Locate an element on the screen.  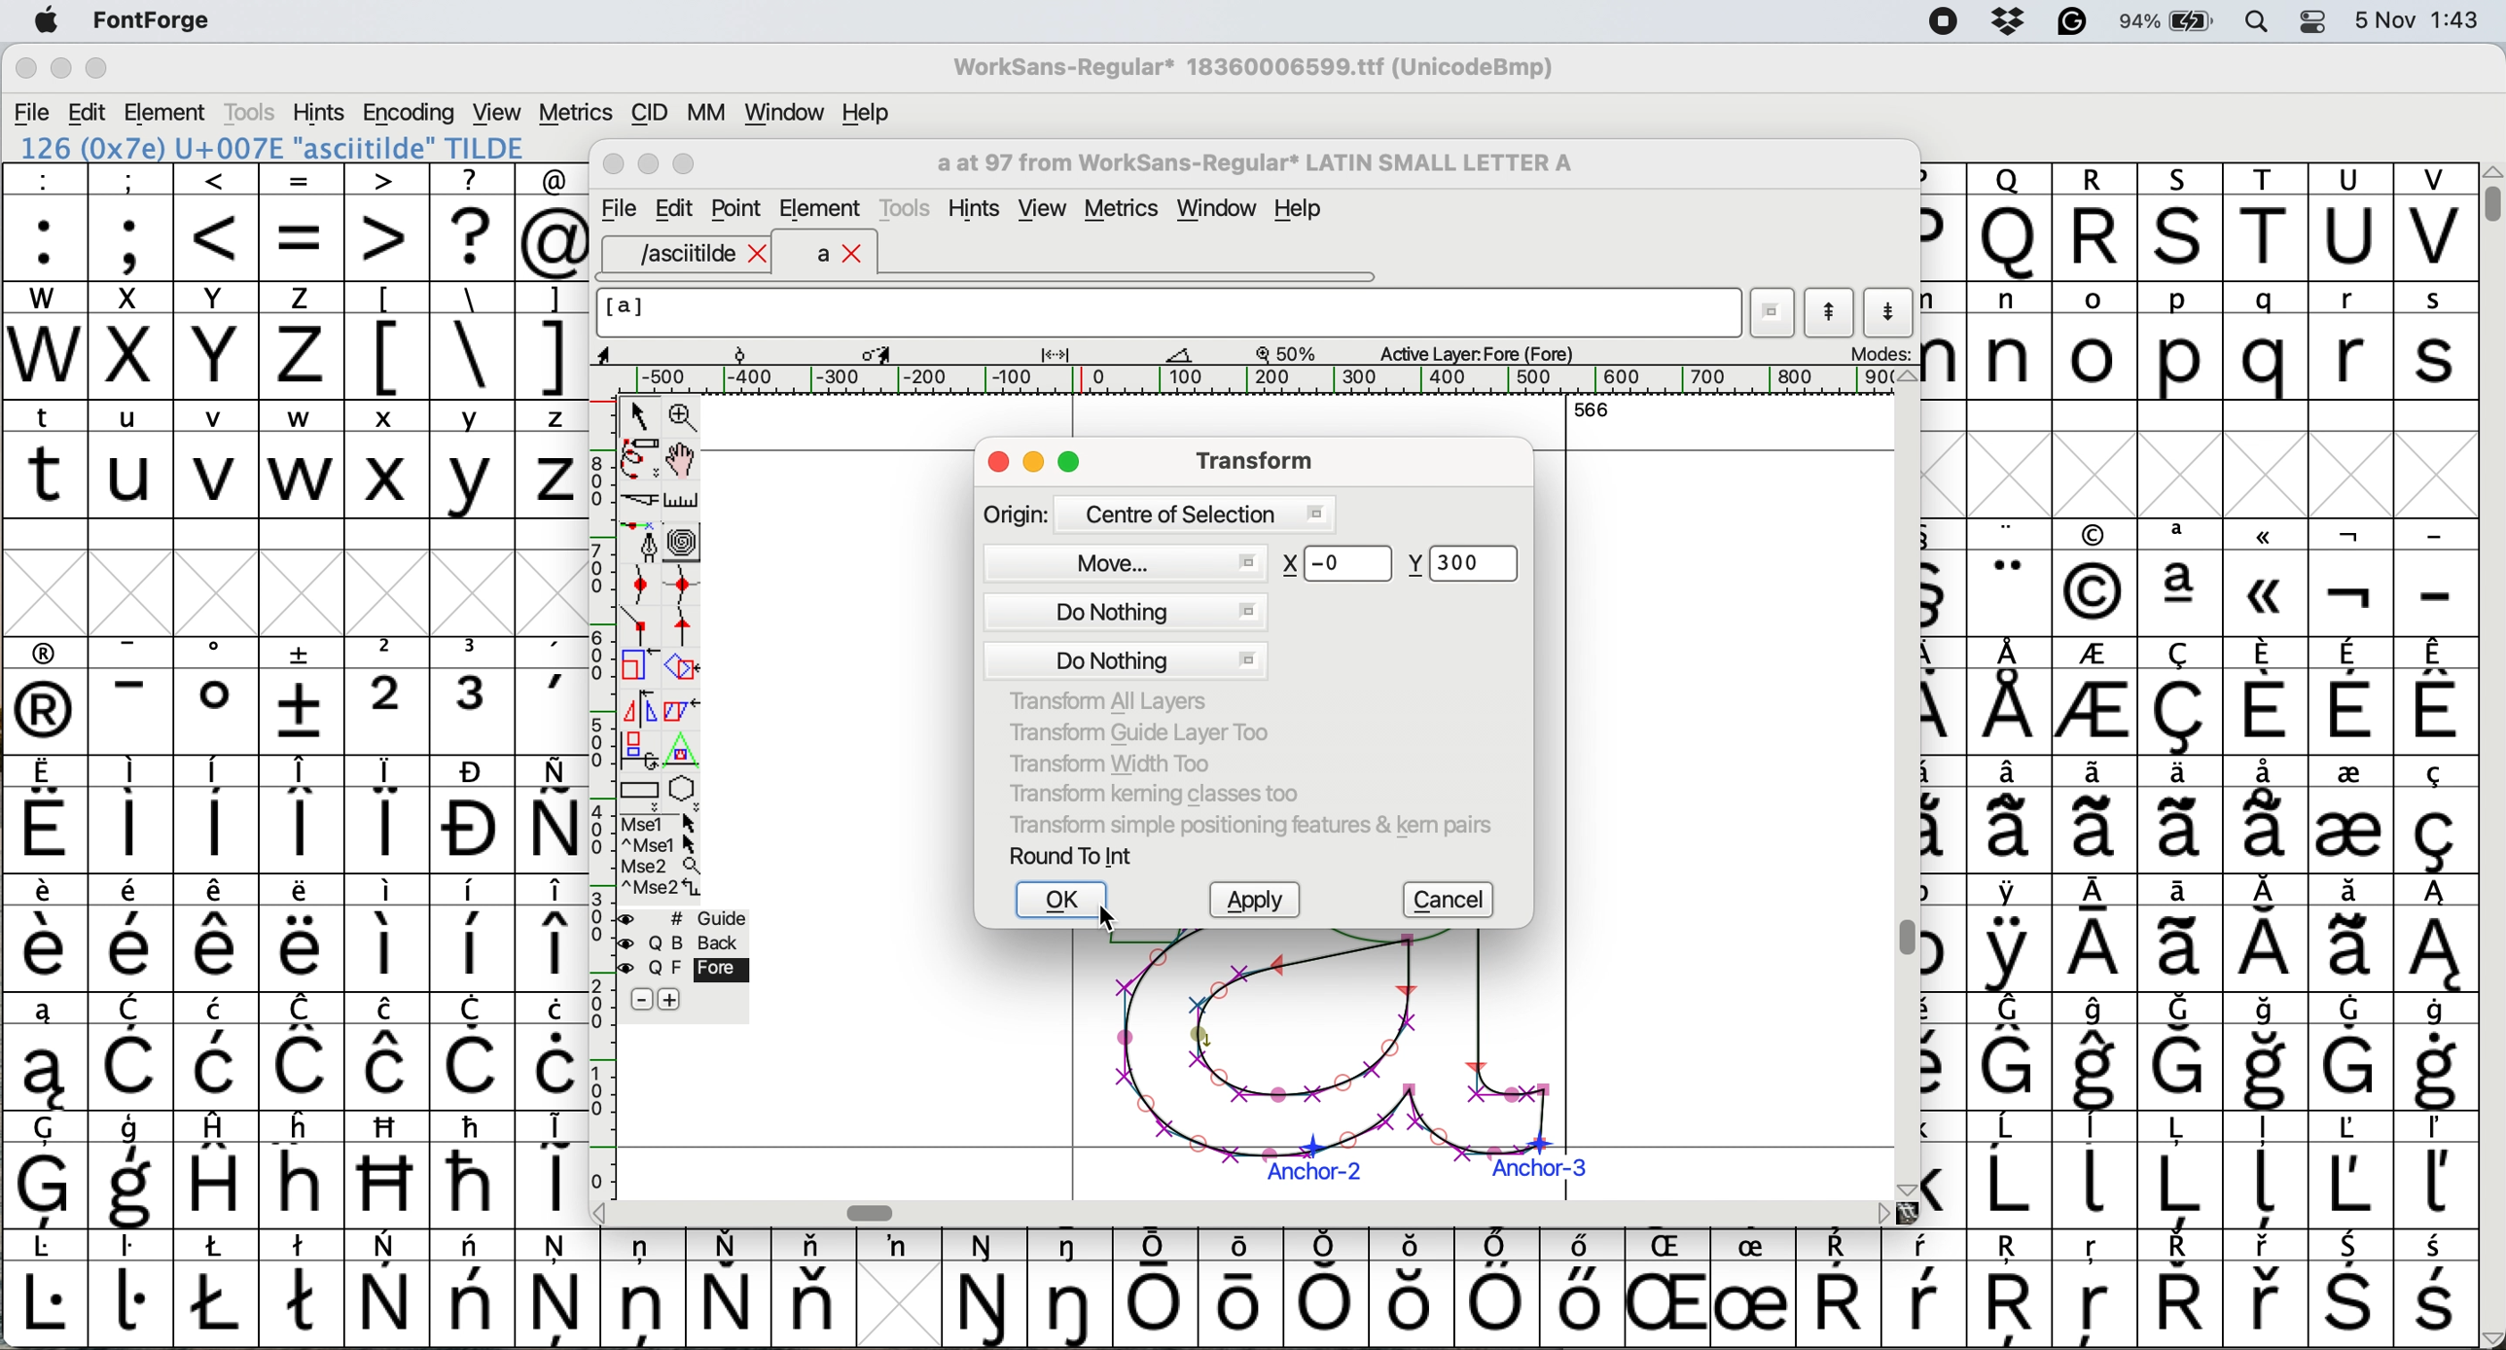
symbol is located at coordinates (1924, 1289).